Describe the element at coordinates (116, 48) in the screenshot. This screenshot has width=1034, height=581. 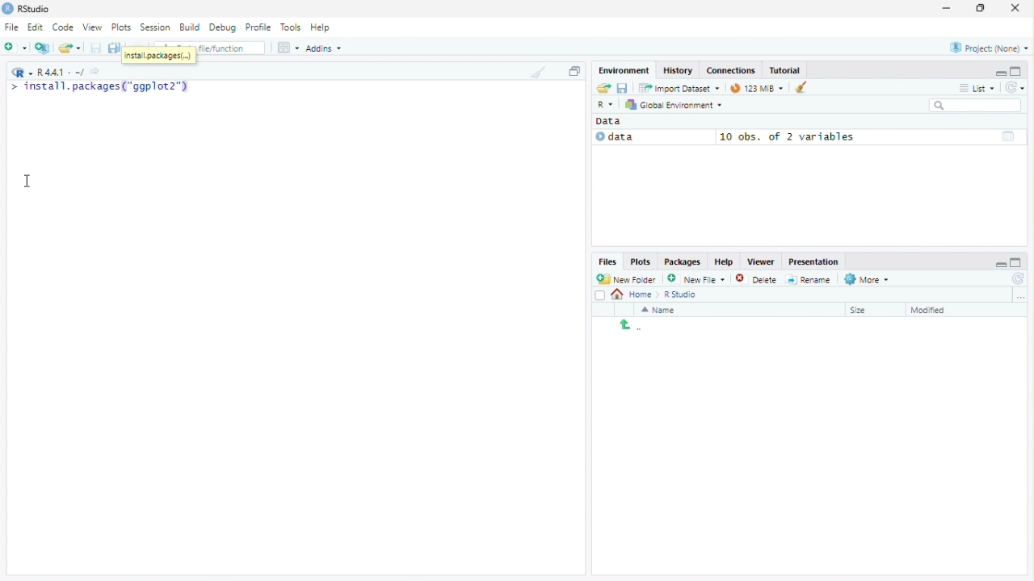
I see `save all open documents` at that location.